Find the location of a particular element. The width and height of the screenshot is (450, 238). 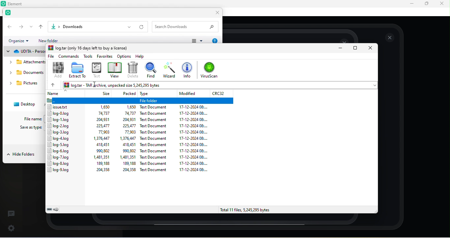

418,451 is located at coordinates (102, 144).